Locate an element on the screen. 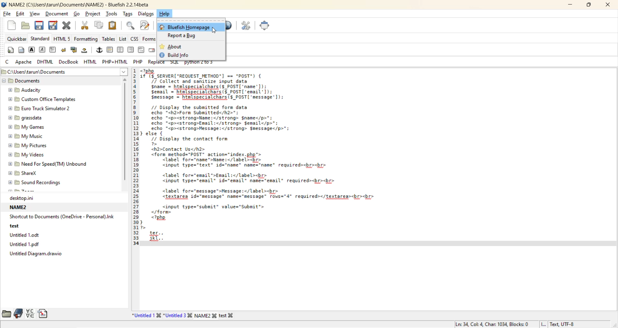 This screenshot has height=328, width=618. Documents is located at coordinates (24, 81).